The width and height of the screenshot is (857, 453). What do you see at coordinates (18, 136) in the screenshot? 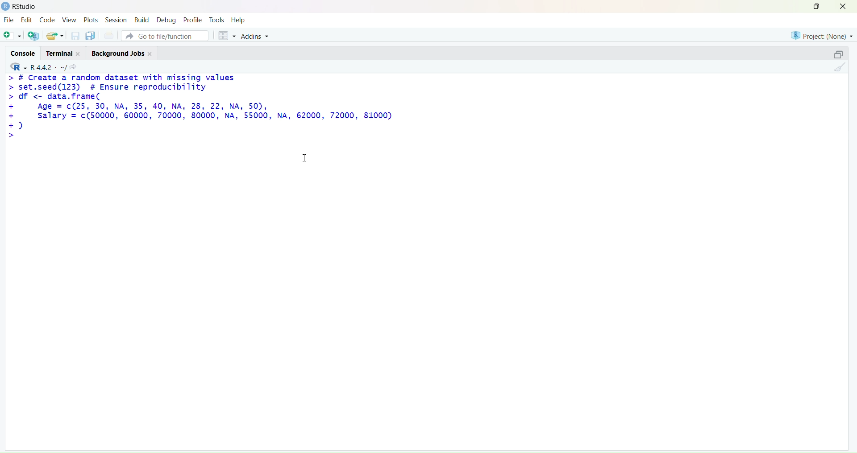
I see `text cursor` at bounding box center [18, 136].